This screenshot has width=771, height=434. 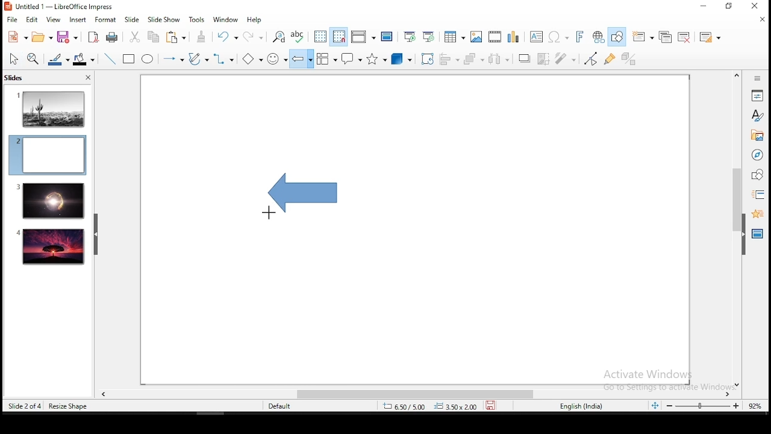 What do you see at coordinates (202, 37) in the screenshot?
I see `clone formatting` at bounding box center [202, 37].